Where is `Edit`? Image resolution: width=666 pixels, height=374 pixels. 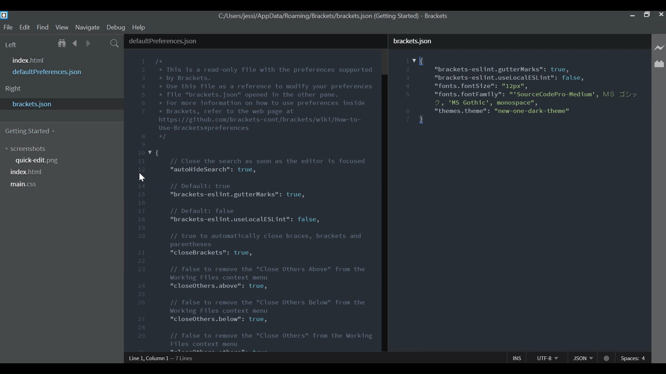
Edit is located at coordinates (25, 27).